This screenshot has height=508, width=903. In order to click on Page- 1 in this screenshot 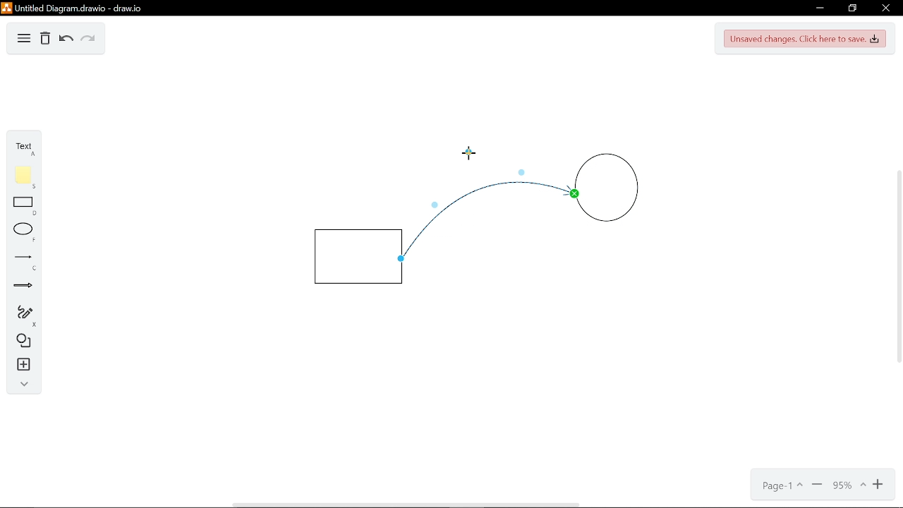, I will do `click(781, 487)`.